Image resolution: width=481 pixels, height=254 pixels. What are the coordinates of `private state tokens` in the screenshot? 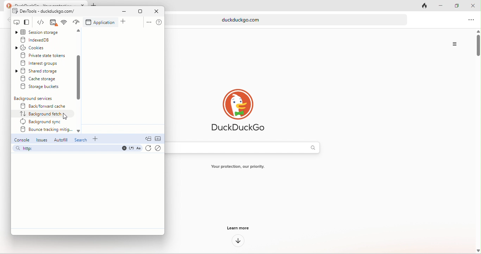 It's located at (43, 55).